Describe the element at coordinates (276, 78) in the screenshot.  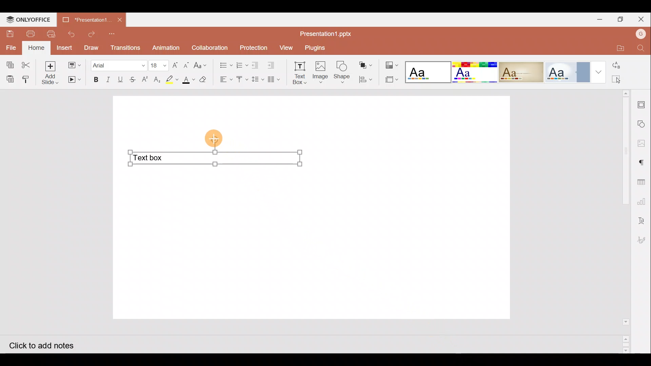
I see `Insert columns` at that location.